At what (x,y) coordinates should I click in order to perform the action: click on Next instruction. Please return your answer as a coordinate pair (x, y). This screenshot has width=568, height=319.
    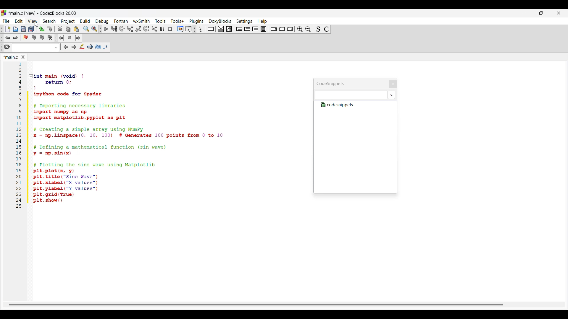
    Looking at the image, I should click on (146, 29).